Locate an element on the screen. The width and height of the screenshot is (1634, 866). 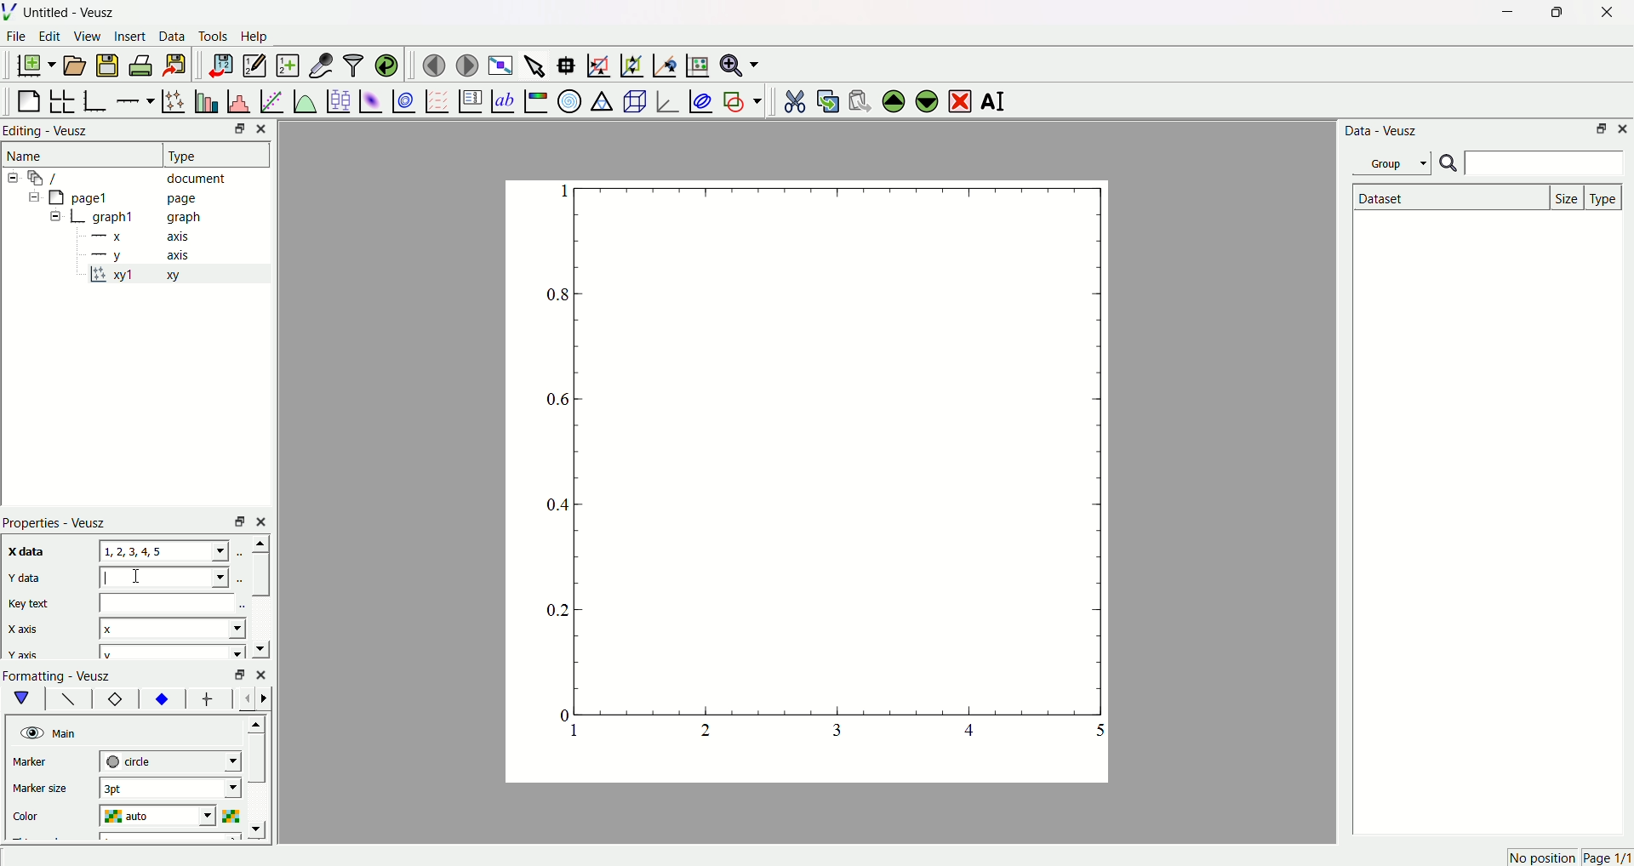
Insert is located at coordinates (130, 37).